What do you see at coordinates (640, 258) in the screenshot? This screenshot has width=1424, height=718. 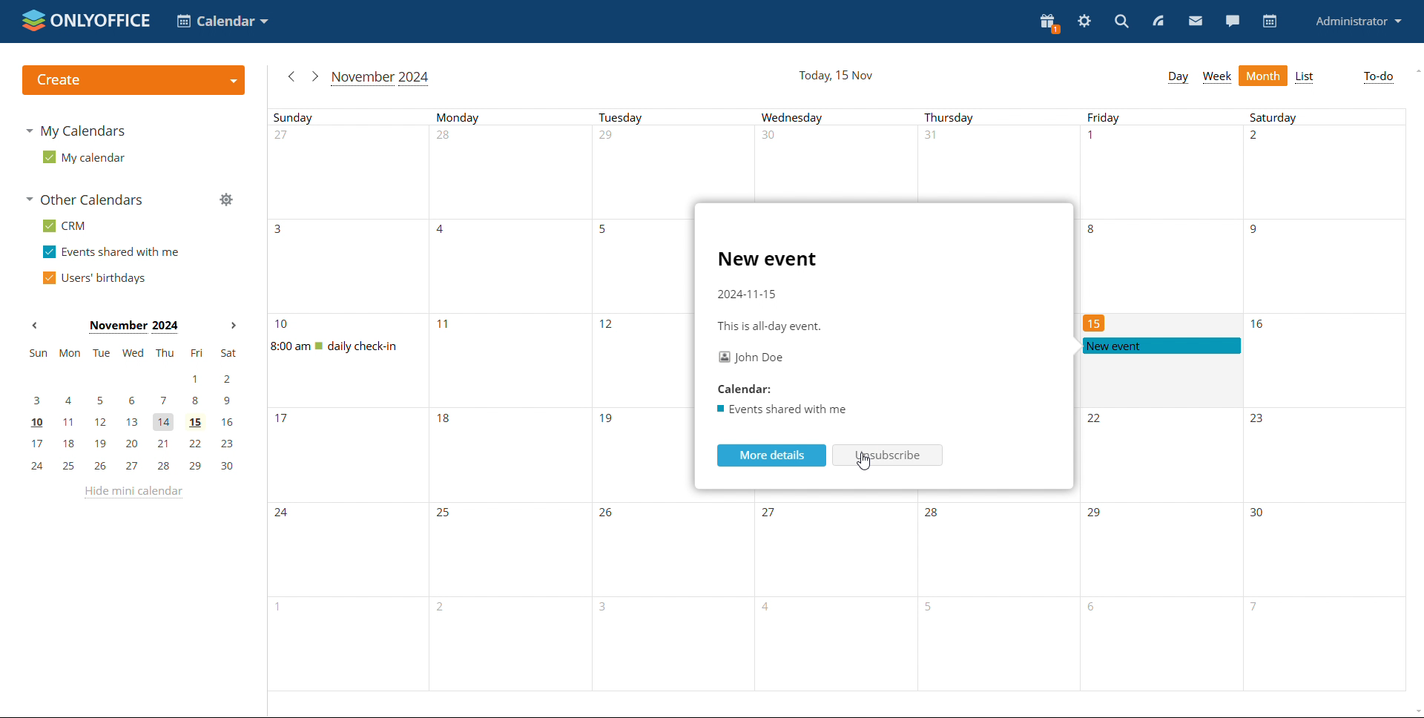 I see `cell for individual day` at bounding box center [640, 258].